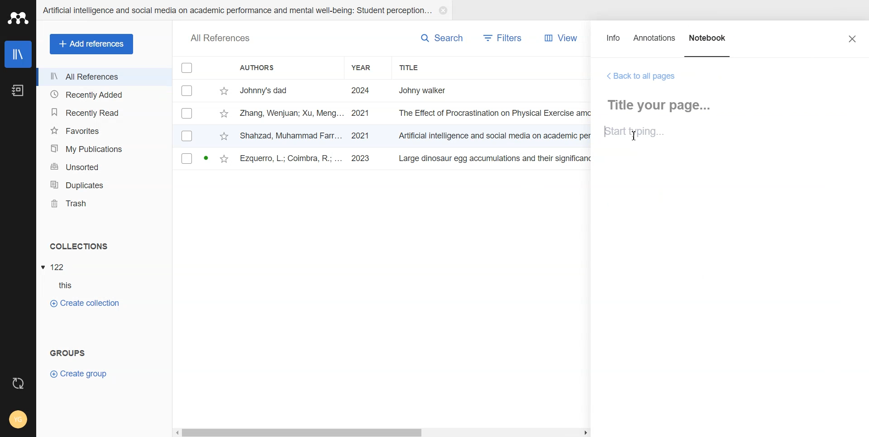 The image size is (869, 437). I want to click on 2021, so click(360, 136).